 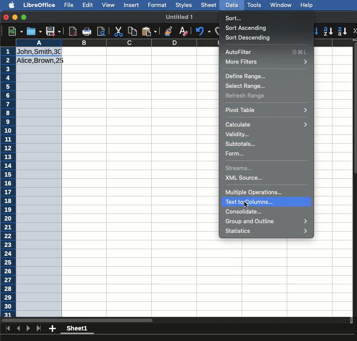 I want to click on Undo, so click(x=204, y=31).